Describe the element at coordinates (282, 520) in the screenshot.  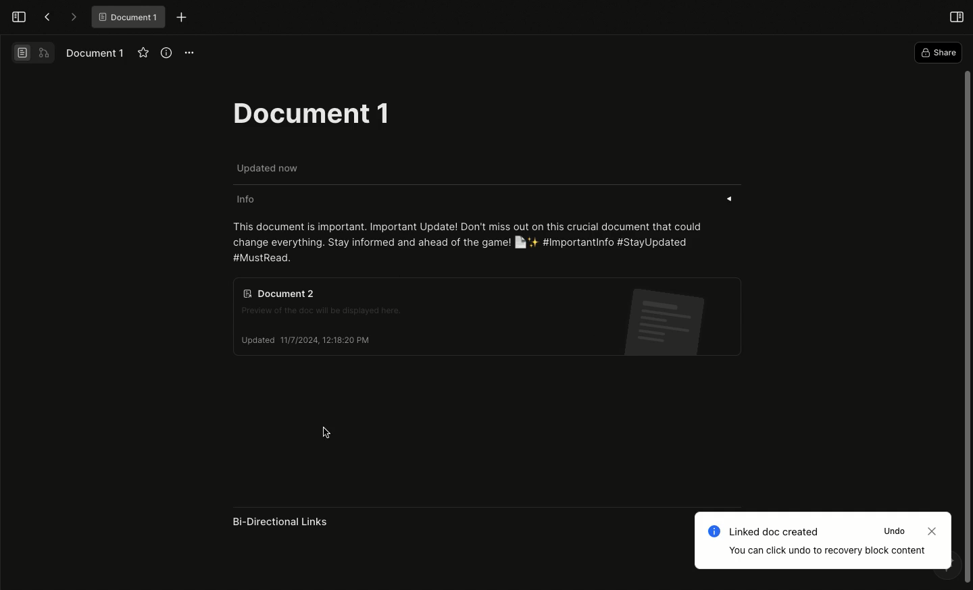
I see `Bi-Directional Links` at that location.